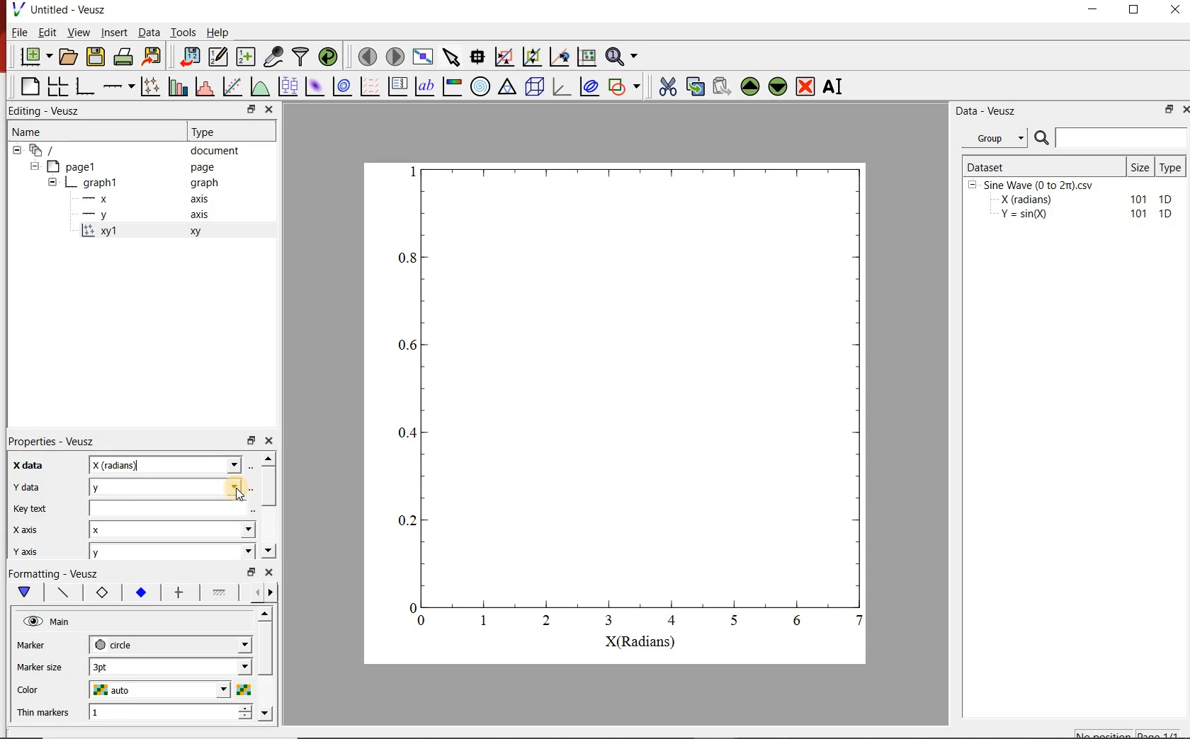 Image resolution: width=1190 pixels, height=739 pixels. I want to click on Max, so click(31, 507).